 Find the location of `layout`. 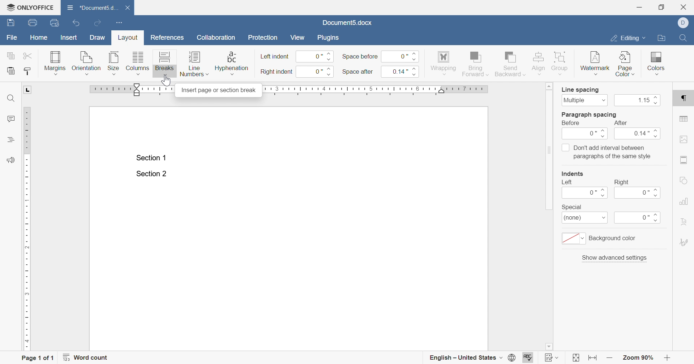

layout is located at coordinates (129, 39).